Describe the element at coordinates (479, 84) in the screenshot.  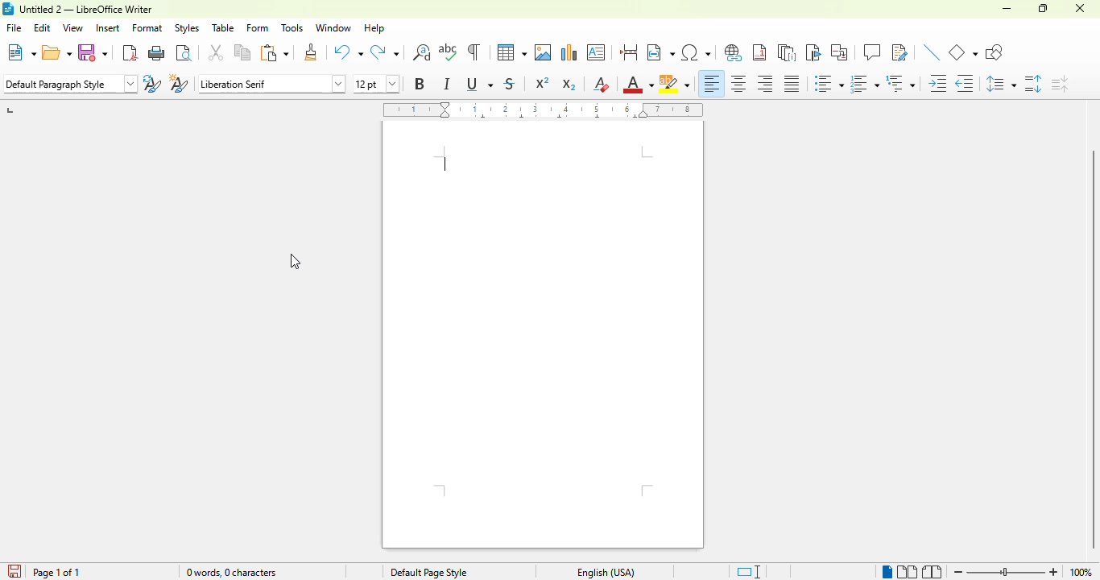
I see `underline` at that location.